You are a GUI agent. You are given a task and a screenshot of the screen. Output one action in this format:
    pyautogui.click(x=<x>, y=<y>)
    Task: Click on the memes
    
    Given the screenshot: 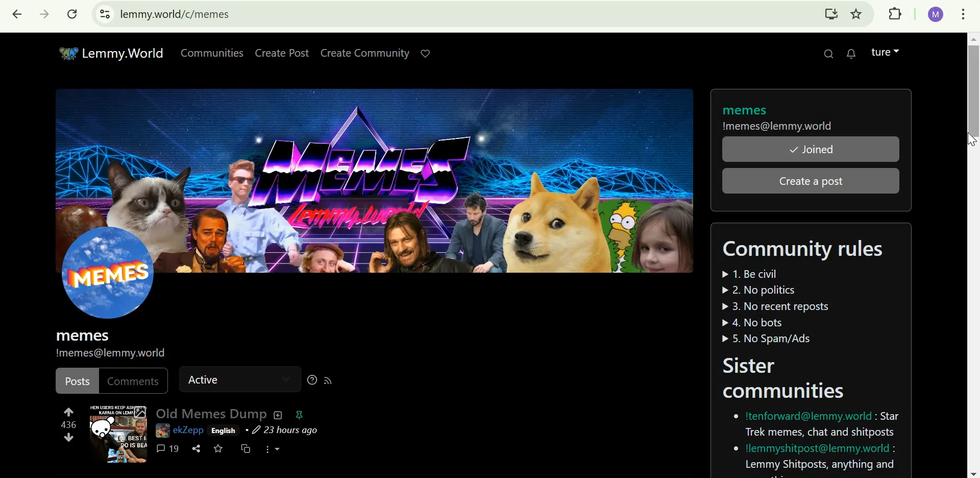 What is the action you would take?
    pyautogui.click(x=82, y=336)
    